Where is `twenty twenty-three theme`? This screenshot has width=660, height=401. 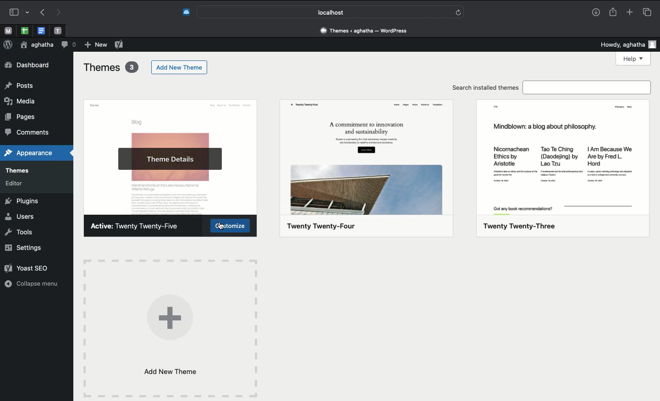 twenty twenty-three theme is located at coordinates (563, 169).